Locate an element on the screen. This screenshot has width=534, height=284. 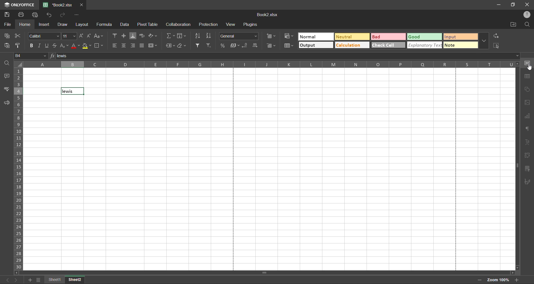
profile is located at coordinates (526, 14).